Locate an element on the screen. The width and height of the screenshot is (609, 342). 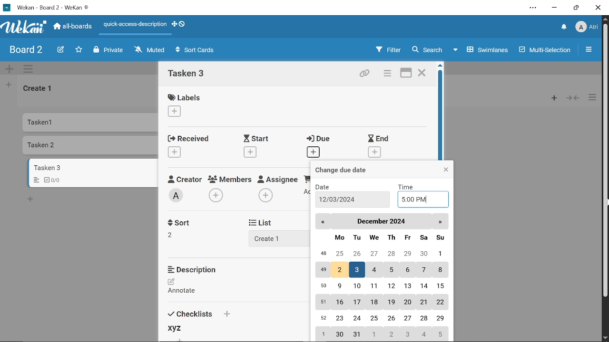
Add card to the top of the list is located at coordinates (551, 98).